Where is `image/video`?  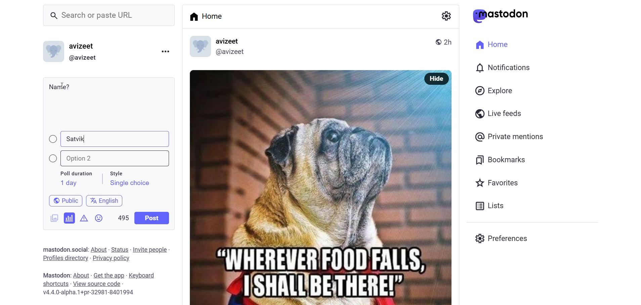
image/video is located at coordinates (52, 217).